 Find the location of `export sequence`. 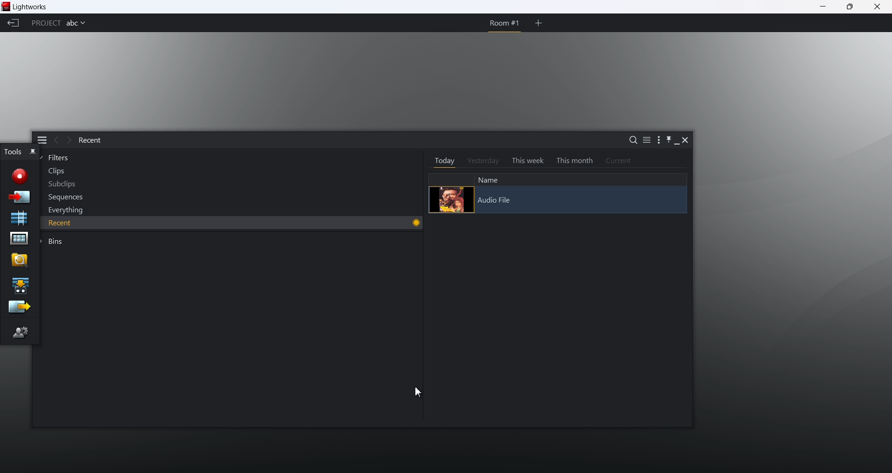

export sequence is located at coordinates (19, 308).